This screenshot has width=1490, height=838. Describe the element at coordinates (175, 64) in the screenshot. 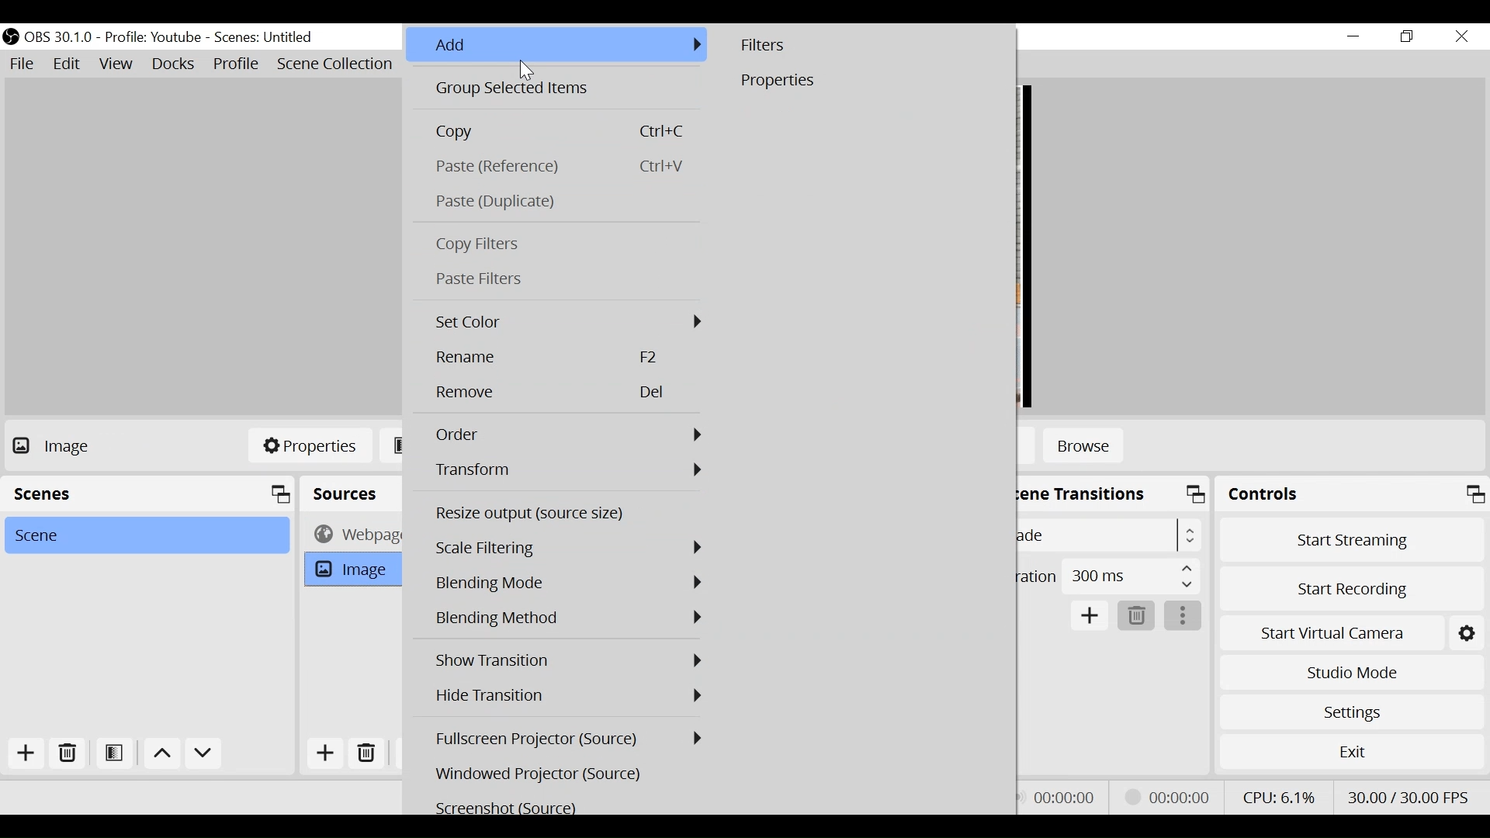

I see `Docks` at that location.